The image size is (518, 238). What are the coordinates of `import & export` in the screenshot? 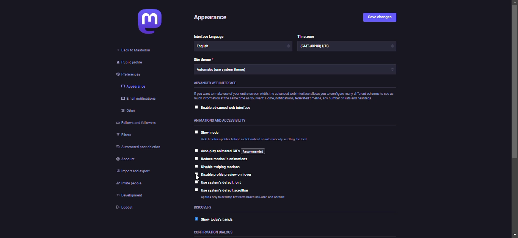 It's located at (142, 172).